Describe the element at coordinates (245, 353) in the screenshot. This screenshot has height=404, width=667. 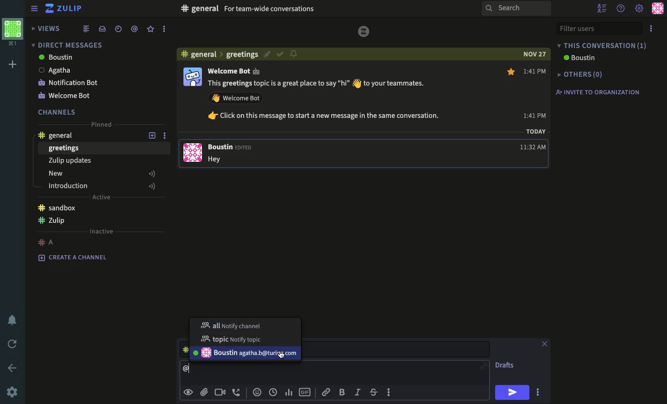
I see `boustin agatha.b@turing.com` at that location.